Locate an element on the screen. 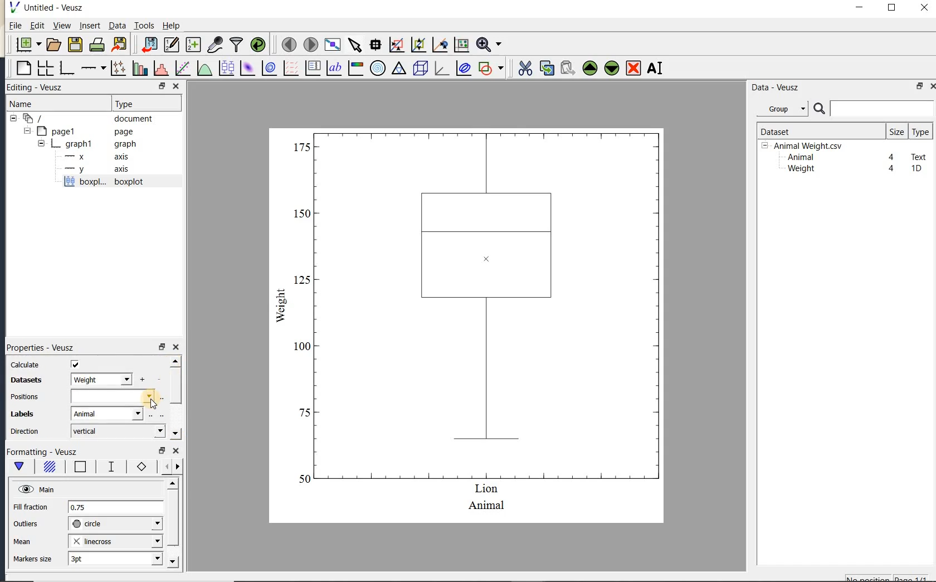  close is located at coordinates (924, 8).